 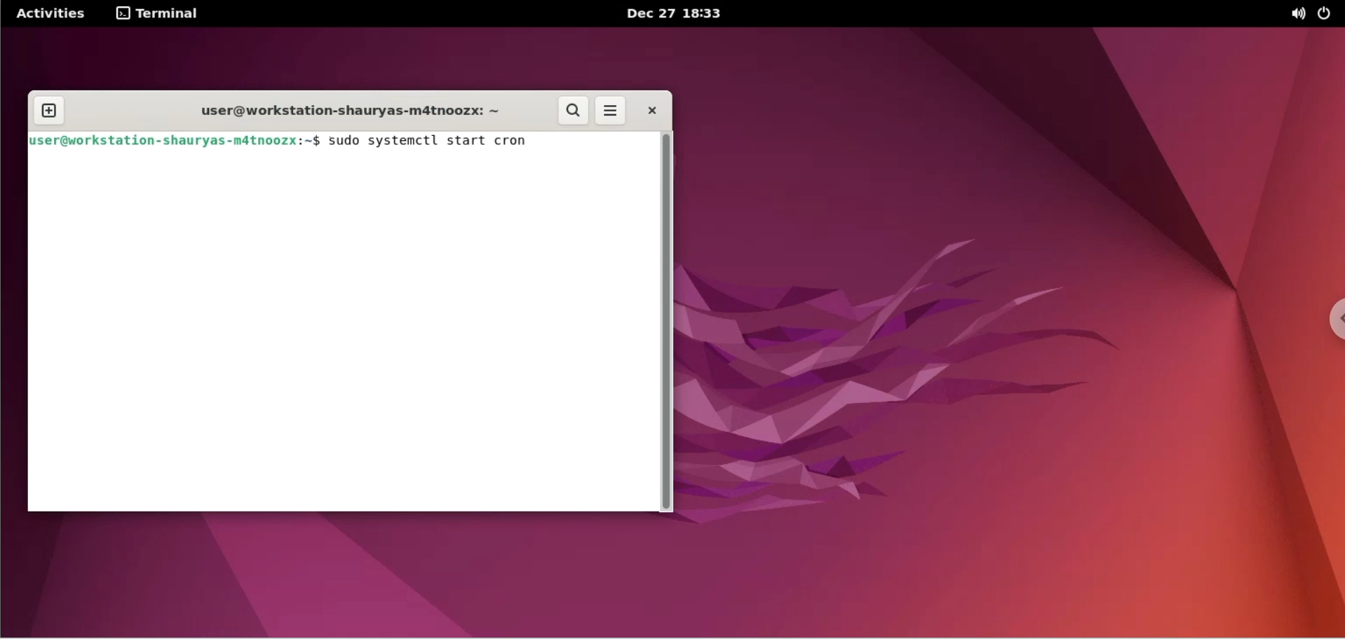 What do you see at coordinates (442, 143) in the screenshot?
I see `sudo systemctl start cron` at bounding box center [442, 143].